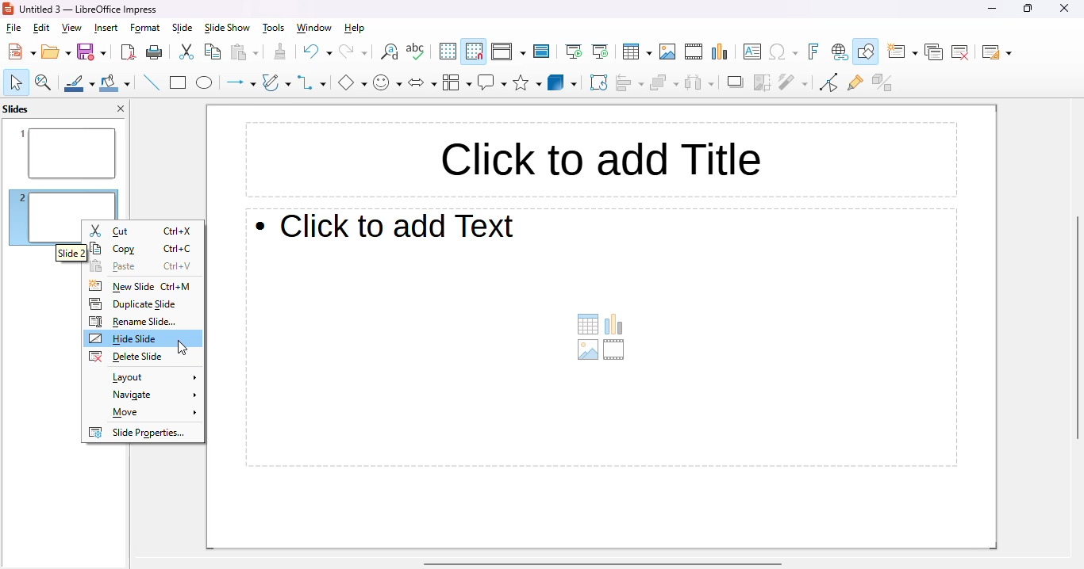 Image resolution: width=1084 pixels, height=569 pixels. What do you see at coordinates (317, 52) in the screenshot?
I see `undo` at bounding box center [317, 52].